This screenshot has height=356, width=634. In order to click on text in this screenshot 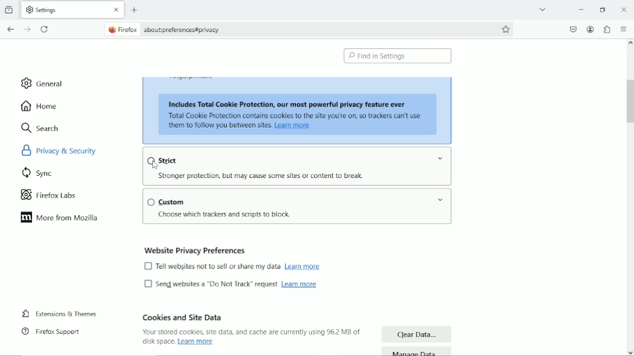, I will do `click(262, 176)`.